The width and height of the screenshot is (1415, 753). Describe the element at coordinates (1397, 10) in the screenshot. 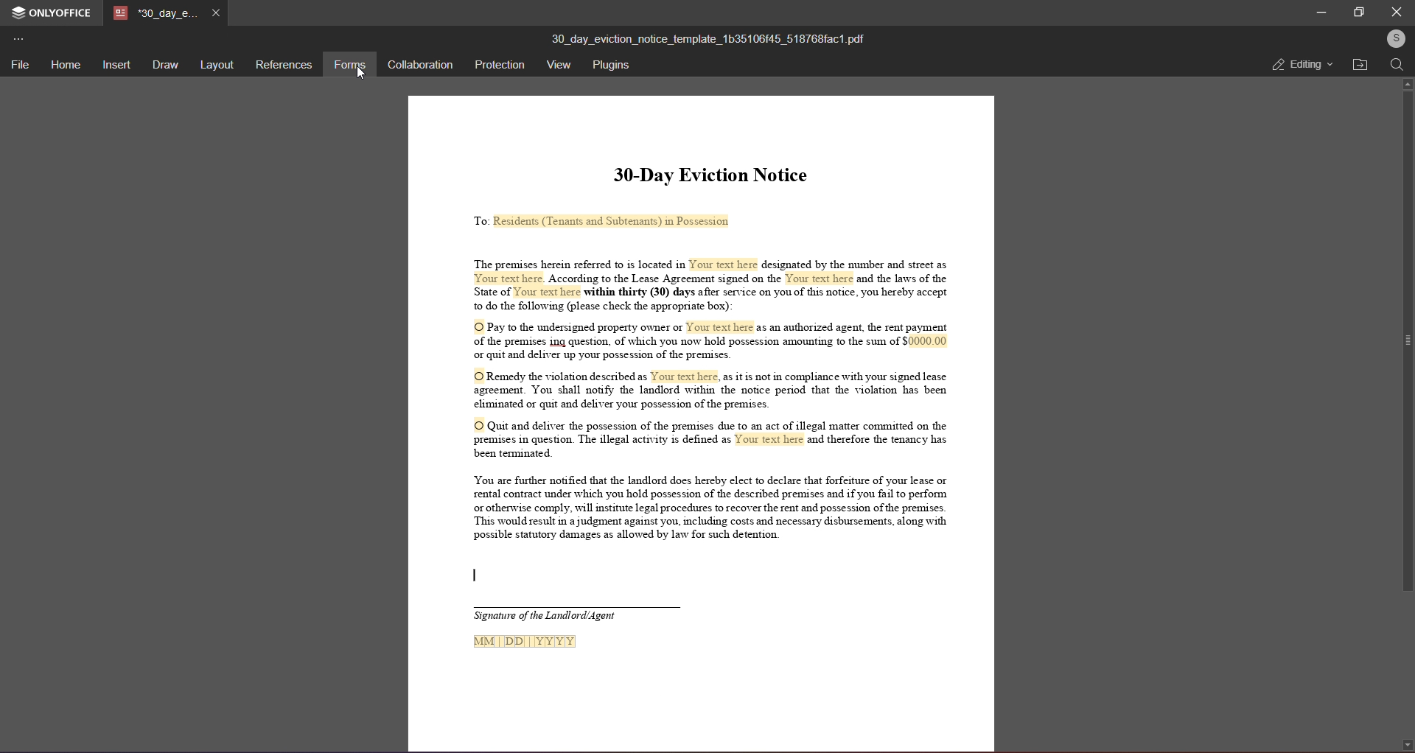

I see `close` at that location.